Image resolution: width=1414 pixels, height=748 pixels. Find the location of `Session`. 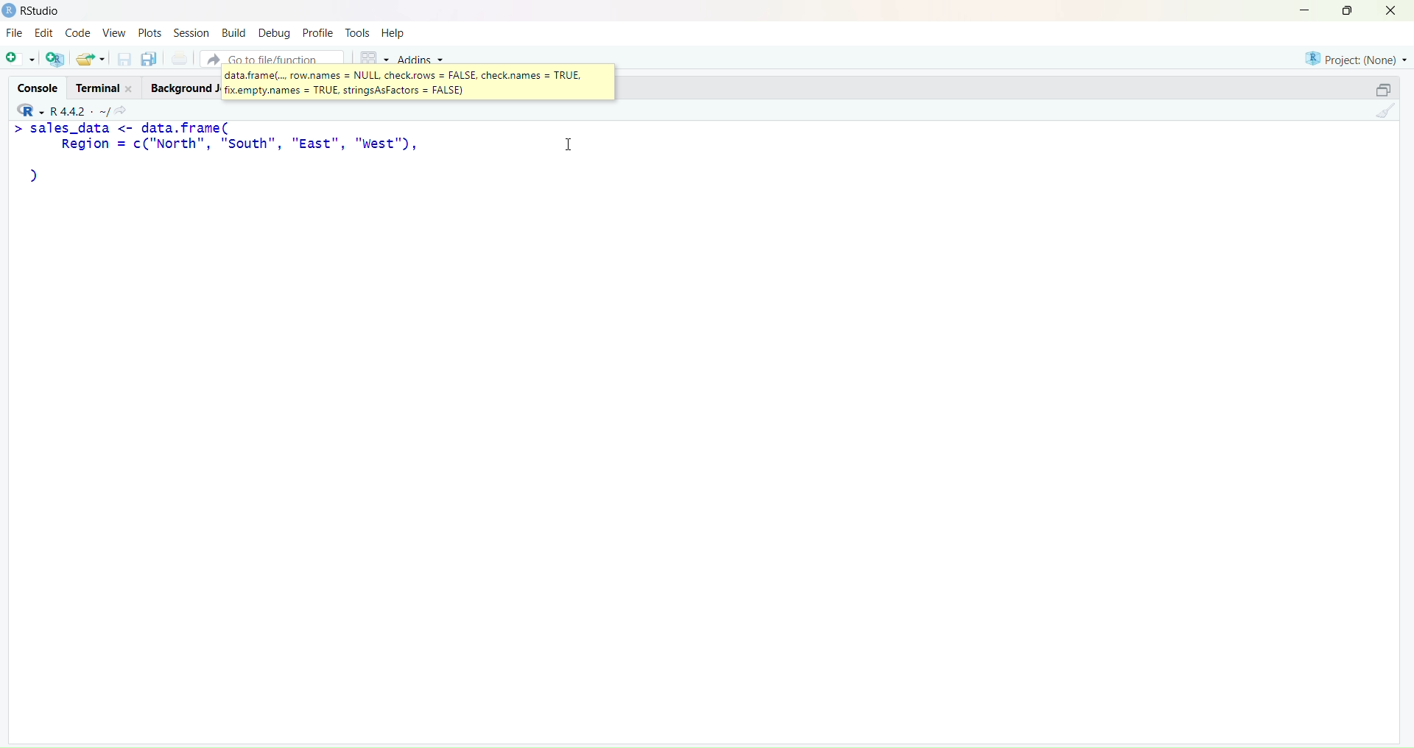

Session is located at coordinates (189, 32).